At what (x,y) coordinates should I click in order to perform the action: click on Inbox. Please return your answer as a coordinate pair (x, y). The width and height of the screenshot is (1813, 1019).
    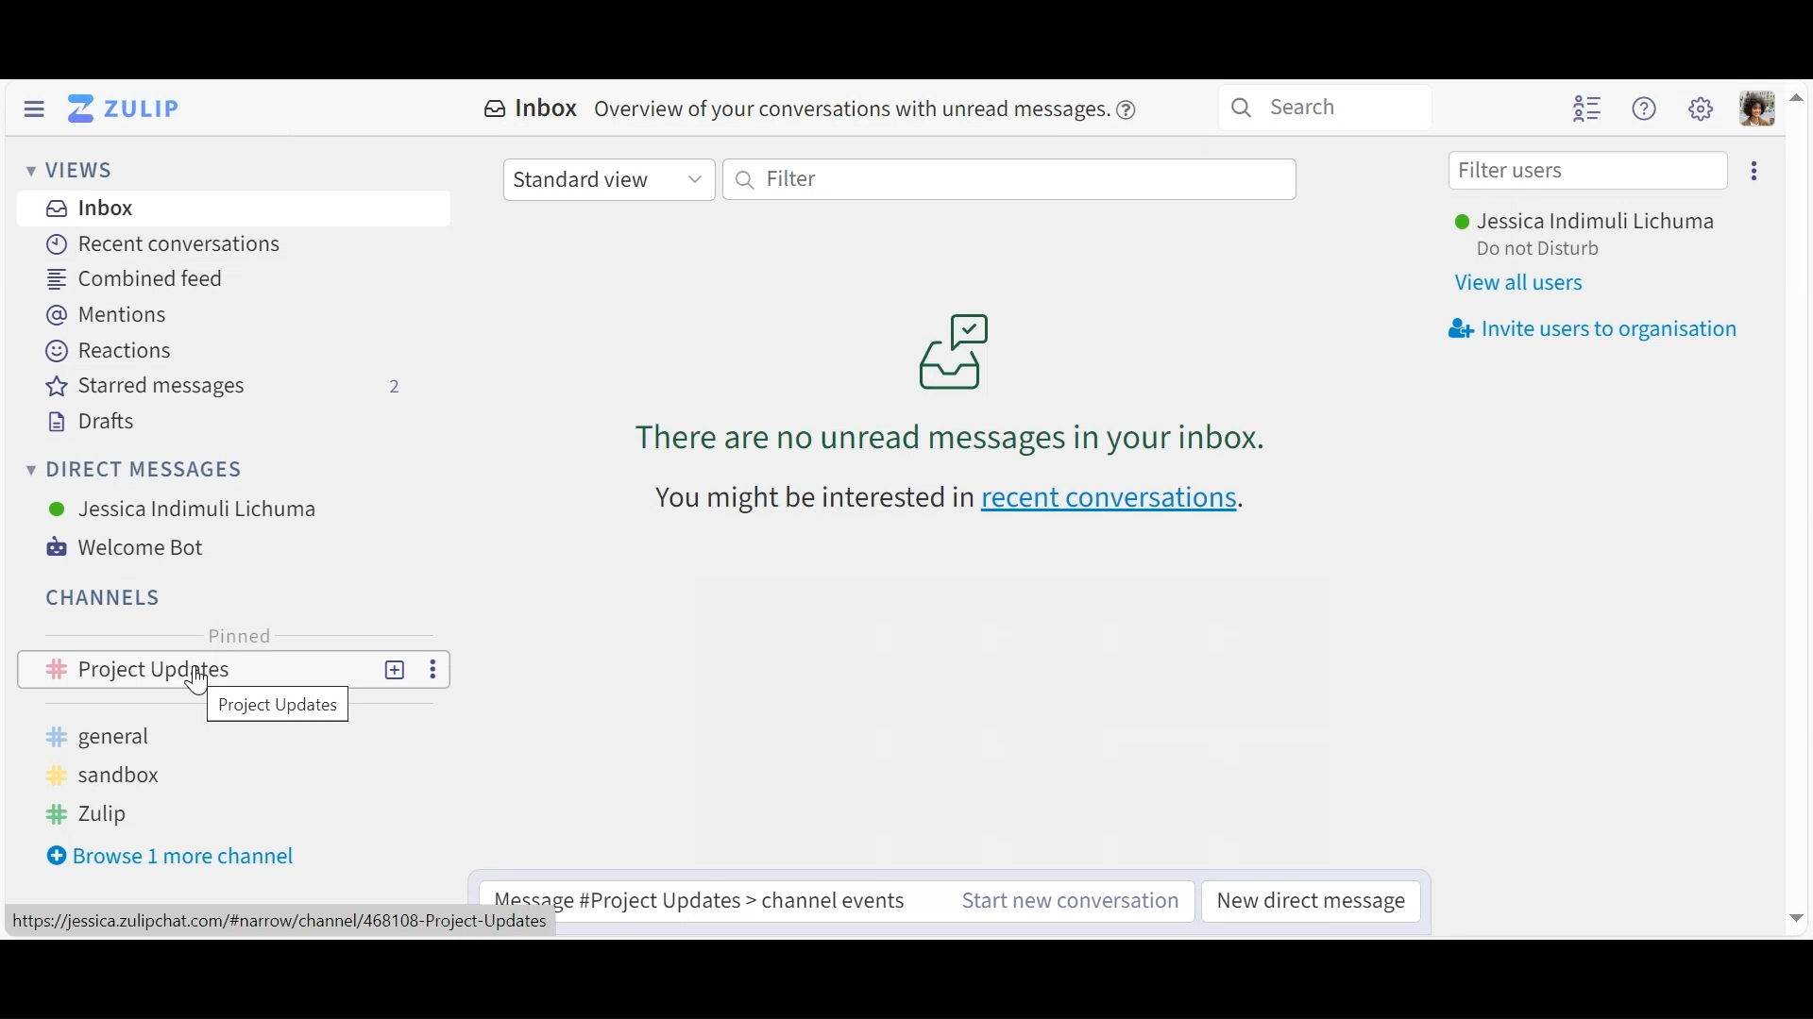
    Looking at the image, I should click on (89, 209).